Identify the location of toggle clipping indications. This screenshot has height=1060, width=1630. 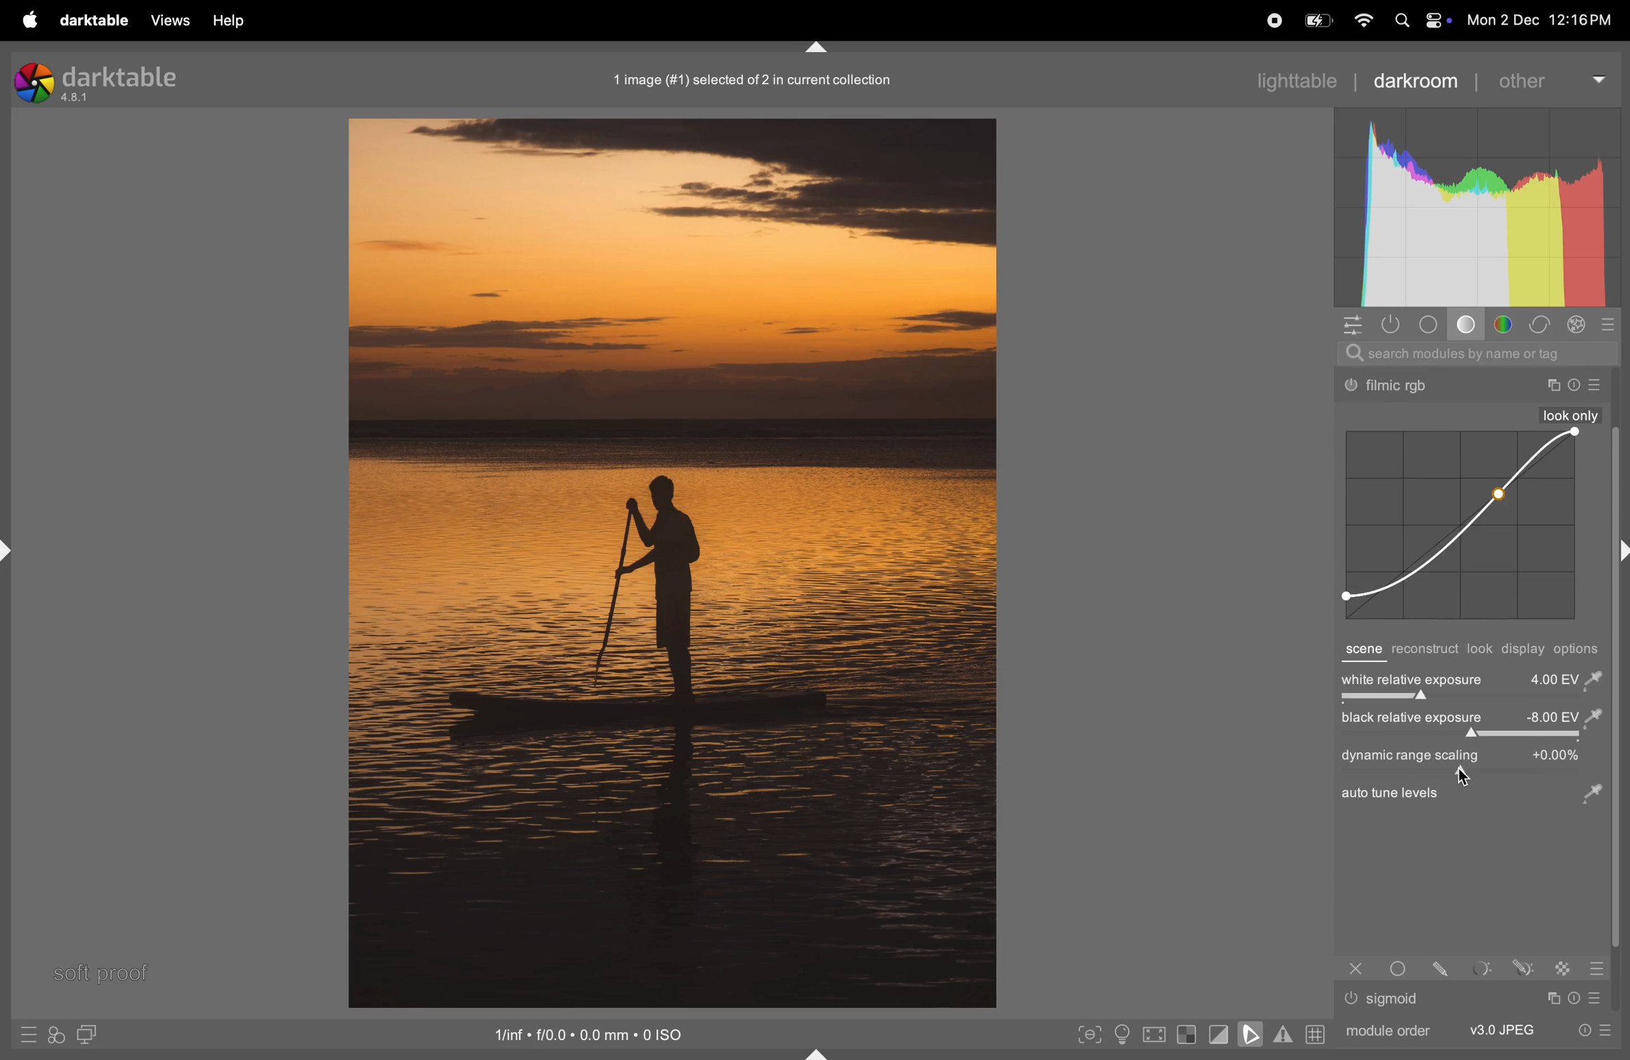
(1219, 1034).